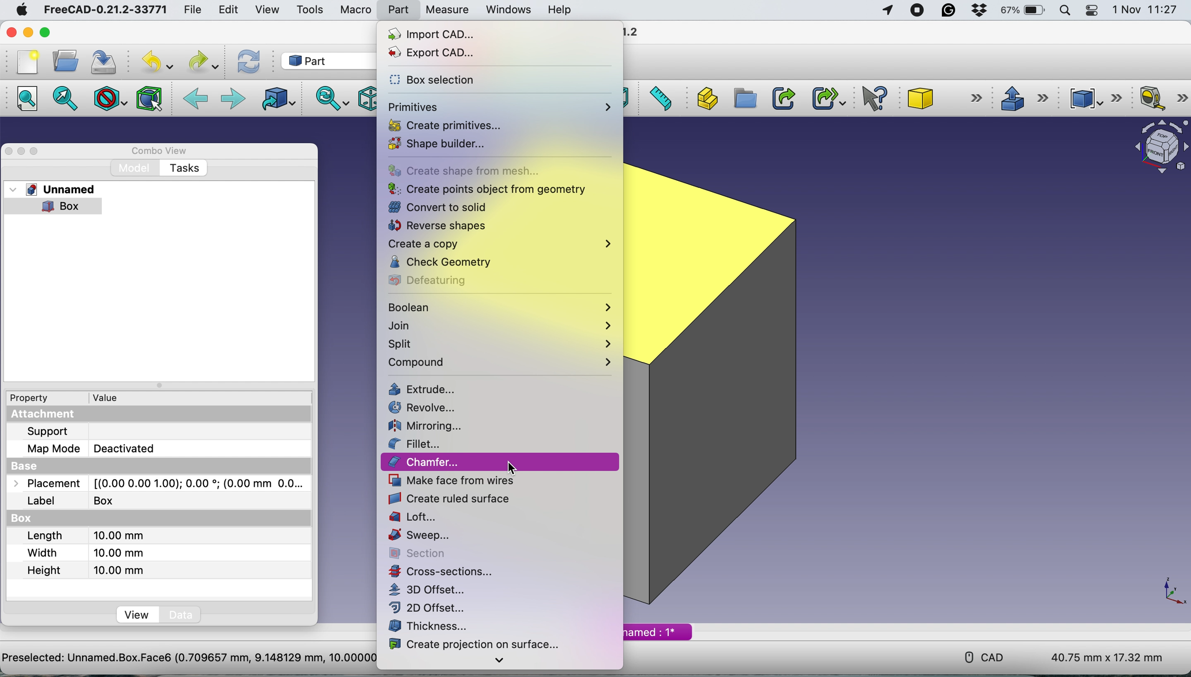 This screenshot has height=677, width=1191. Describe the element at coordinates (198, 62) in the screenshot. I see `redo` at that location.